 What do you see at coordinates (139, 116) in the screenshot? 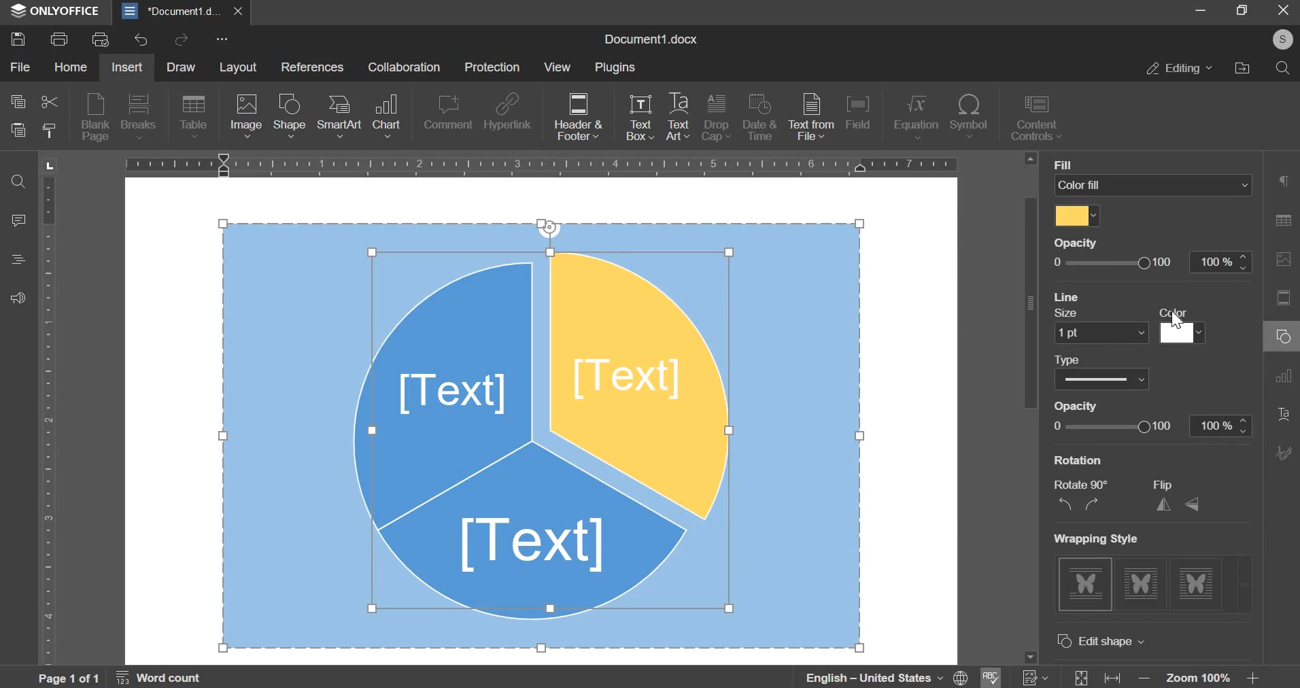
I see `breaks` at bounding box center [139, 116].